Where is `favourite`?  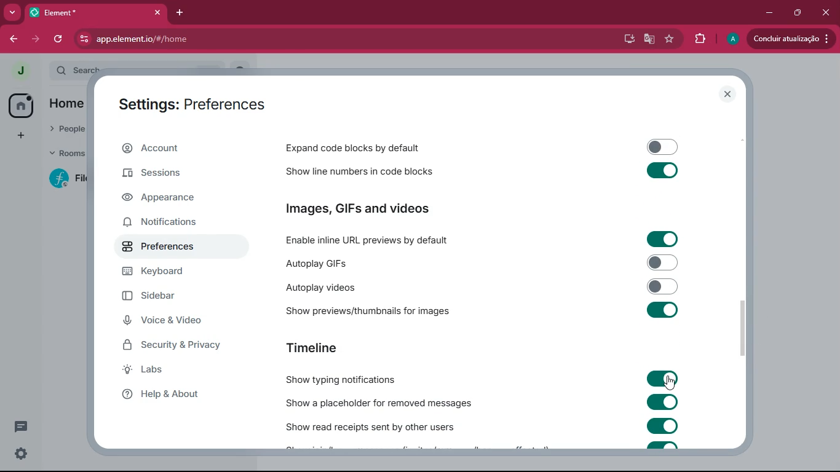
favourite is located at coordinates (670, 39).